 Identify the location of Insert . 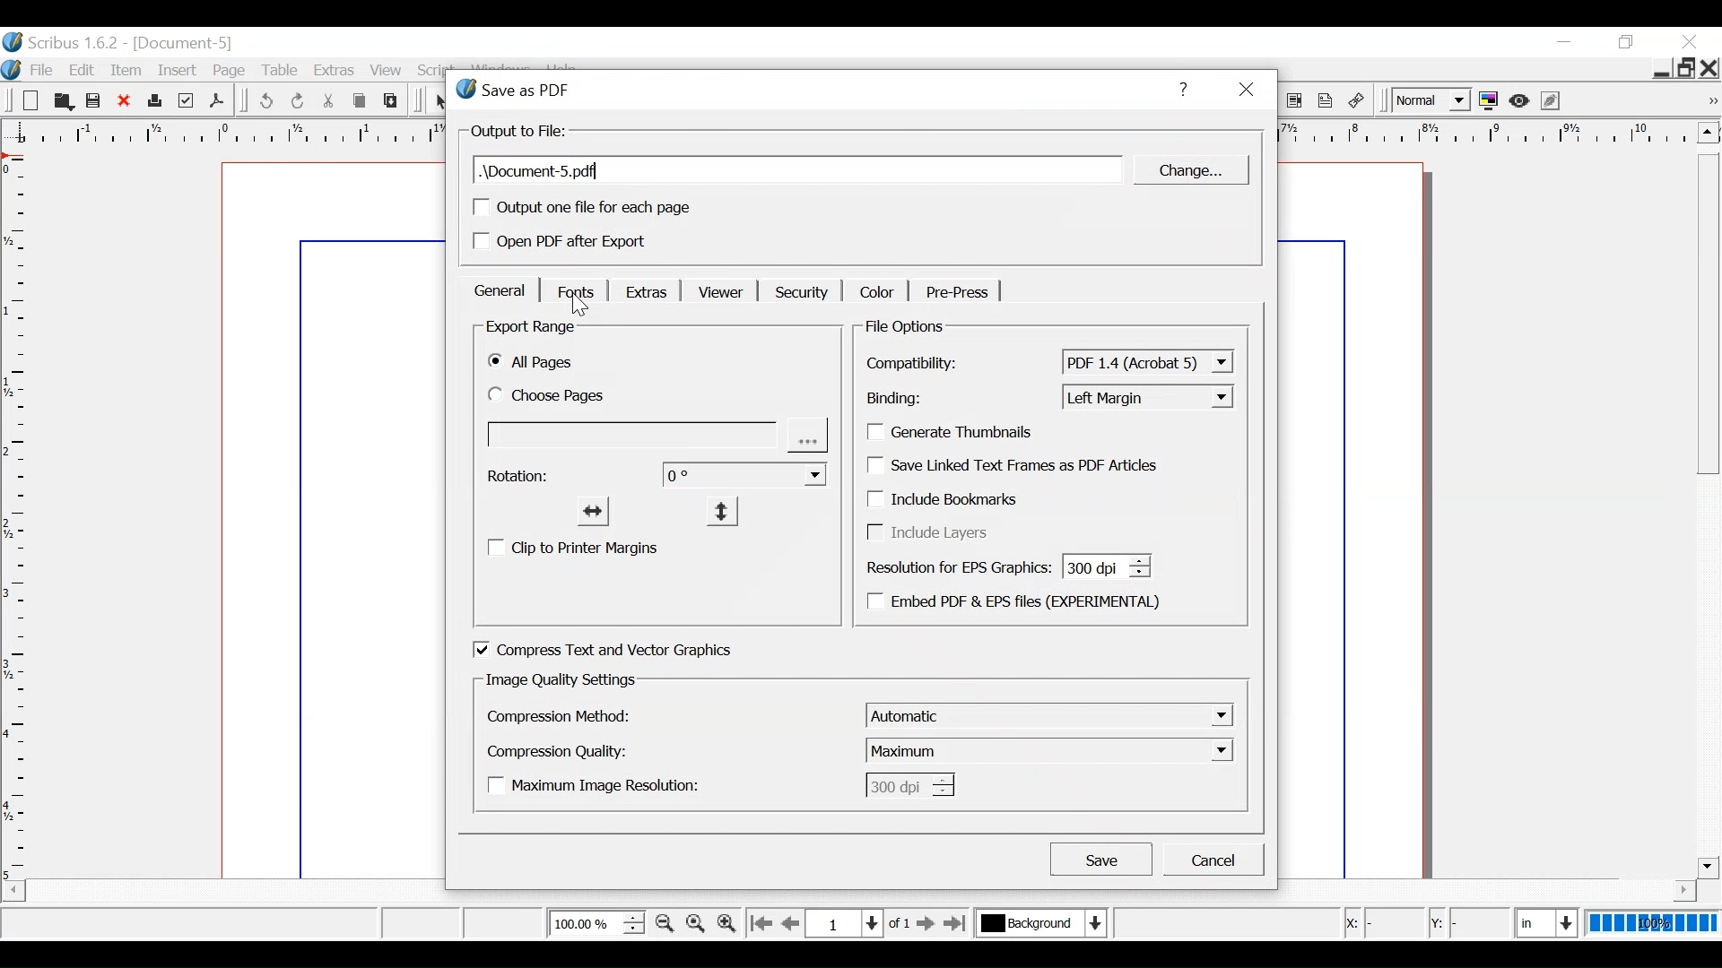
(179, 71).